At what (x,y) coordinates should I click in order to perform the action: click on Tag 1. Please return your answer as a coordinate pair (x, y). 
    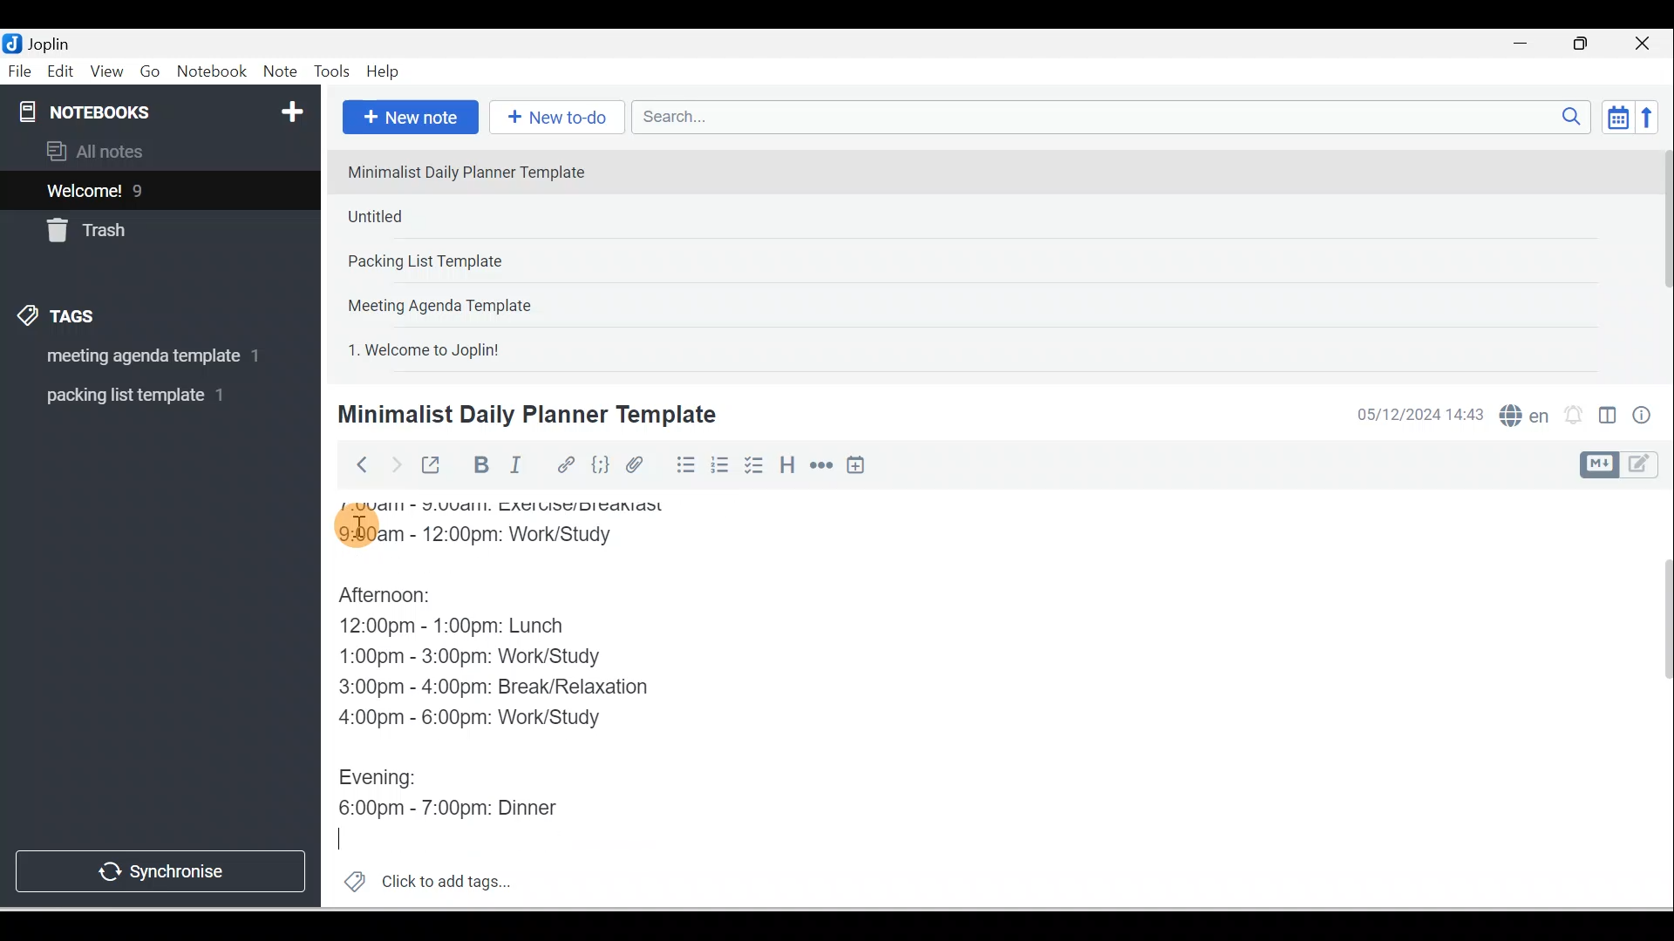
    Looking at the image, I should click on (137, 357).